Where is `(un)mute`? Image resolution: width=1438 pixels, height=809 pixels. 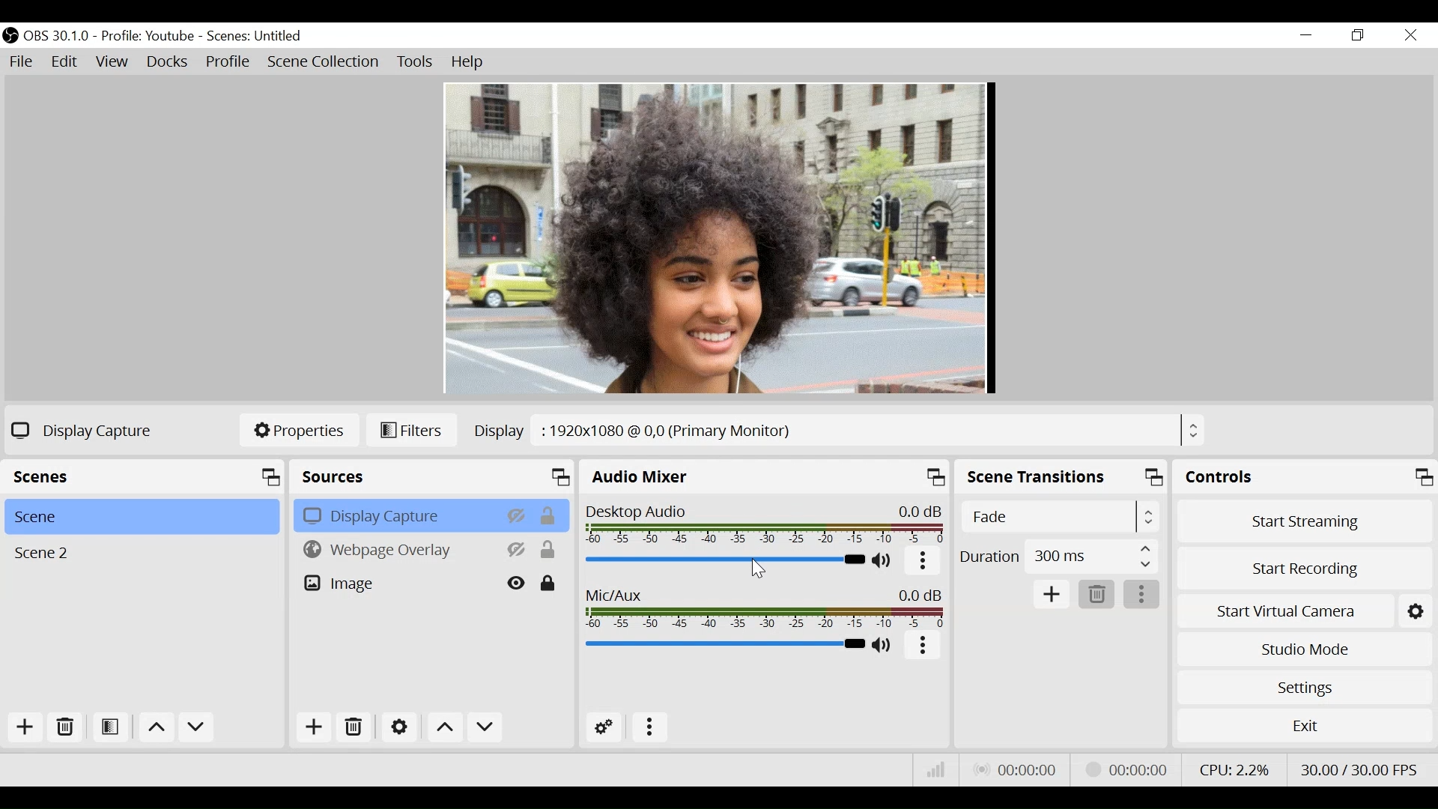 (un)mute is located at coordinates (885, 561).